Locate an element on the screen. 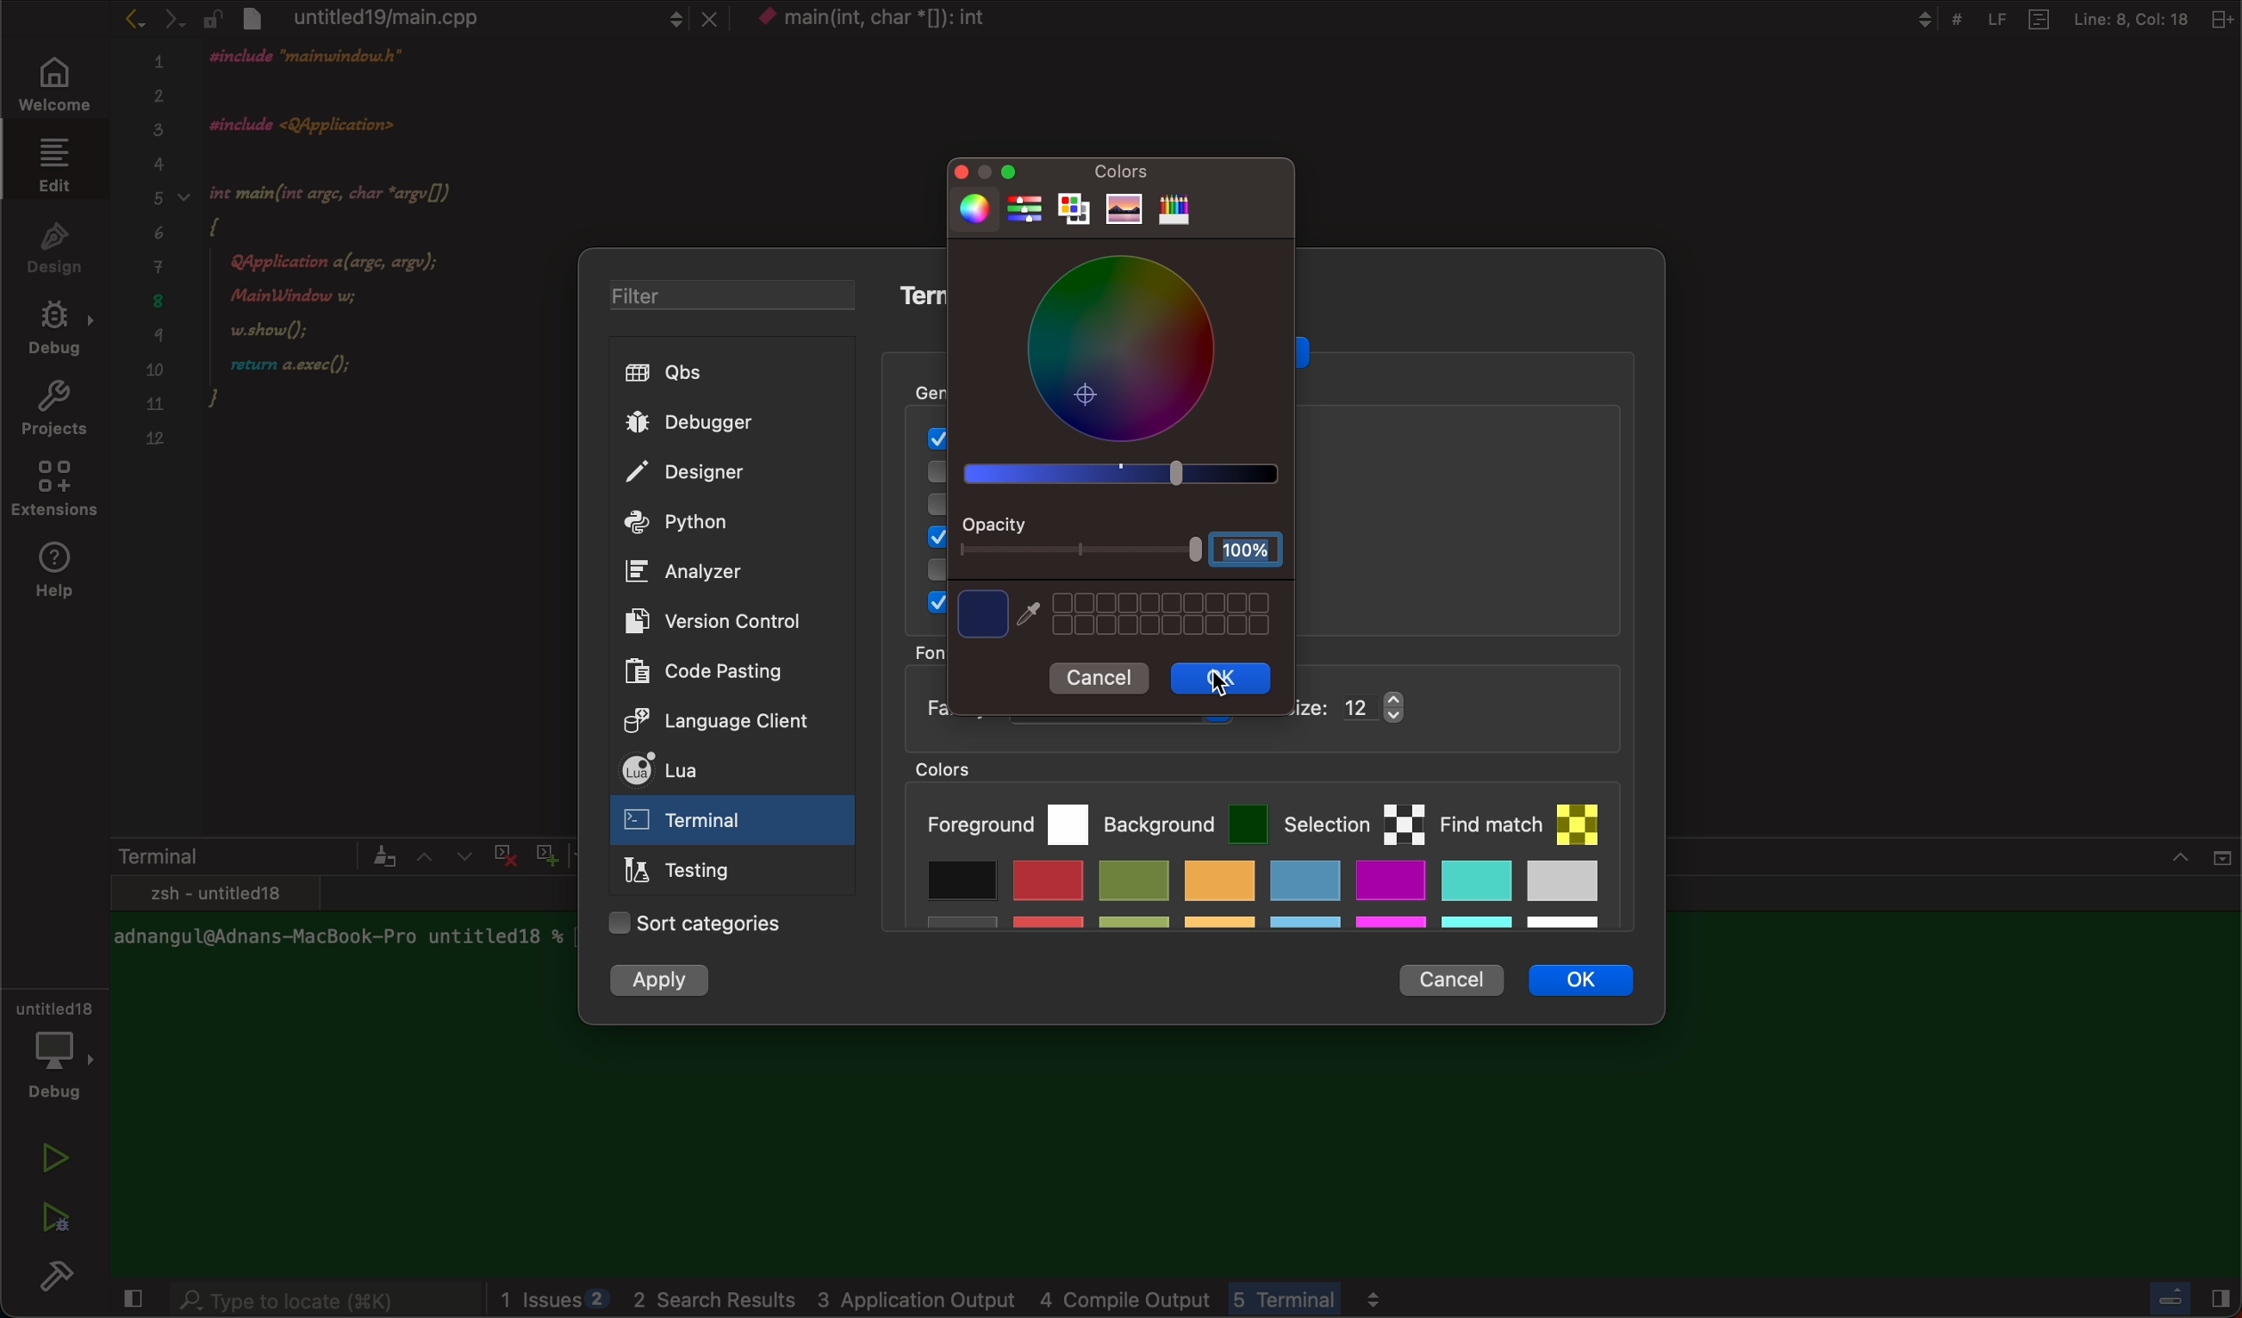 The image size is (2242, 1318). Background  is located at coordinates (1186, 819).